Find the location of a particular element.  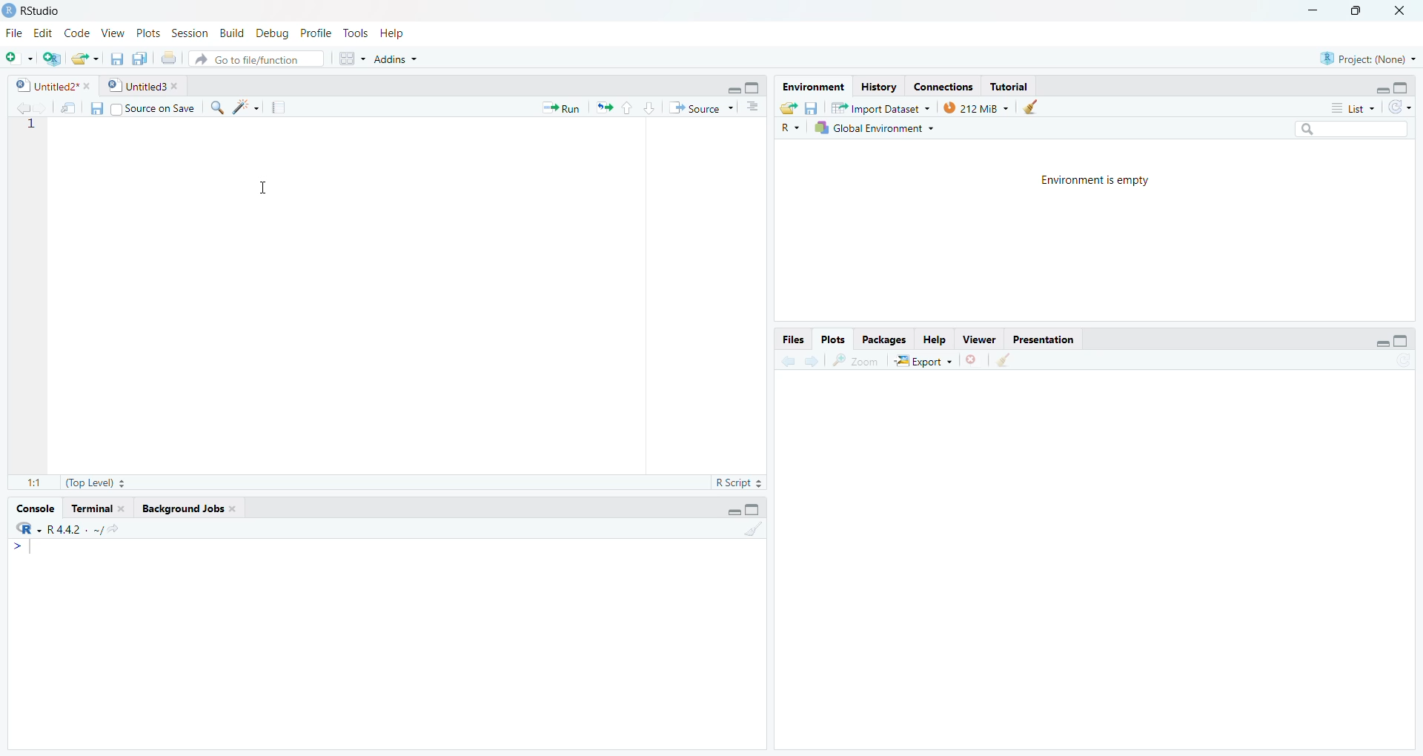

run is located at coordinates (556, 108).